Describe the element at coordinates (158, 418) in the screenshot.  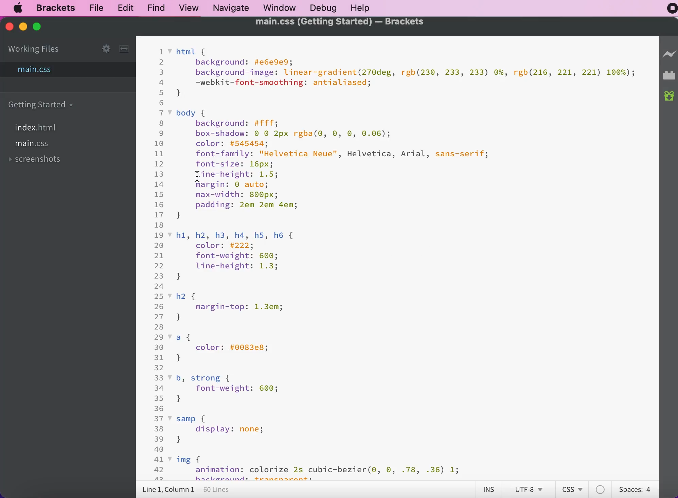
I see `37` at that location.